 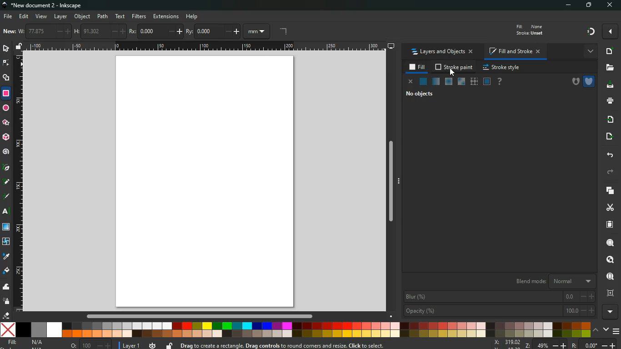 What do you see at coordinates (608, 51) in the screenshot?
I see `new` at bounding box center [608, 51].